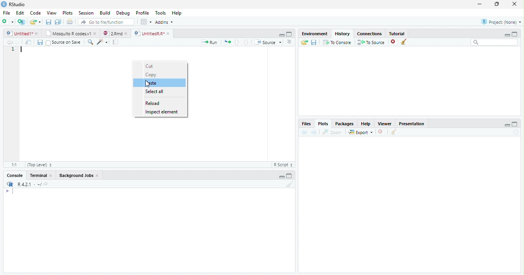 This screenshot has width=524, height=275. Describe the element at coordinates (152, 83) in the screenshot. I see `Paste` at that location.